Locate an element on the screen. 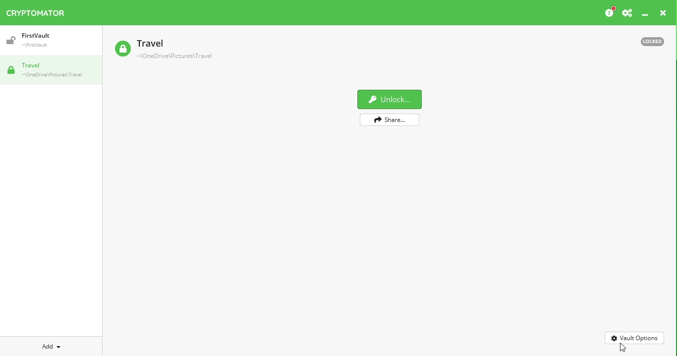 This screenshot has width=677, height=356. Vault options is located at coordinates (635, 338).